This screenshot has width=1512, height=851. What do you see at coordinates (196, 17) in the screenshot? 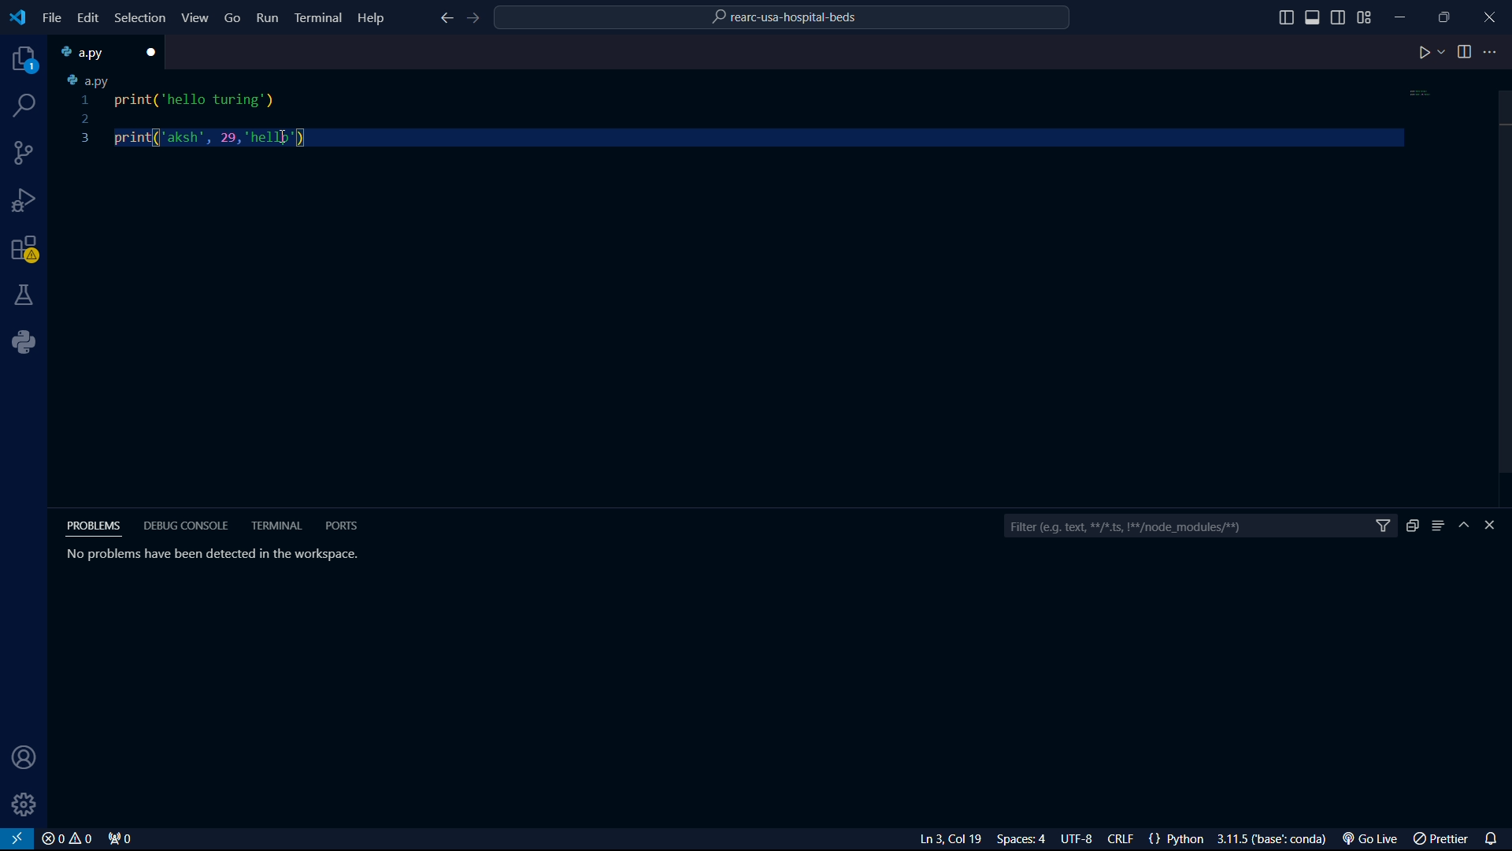
I see `View` at bounding box center [196, 17].